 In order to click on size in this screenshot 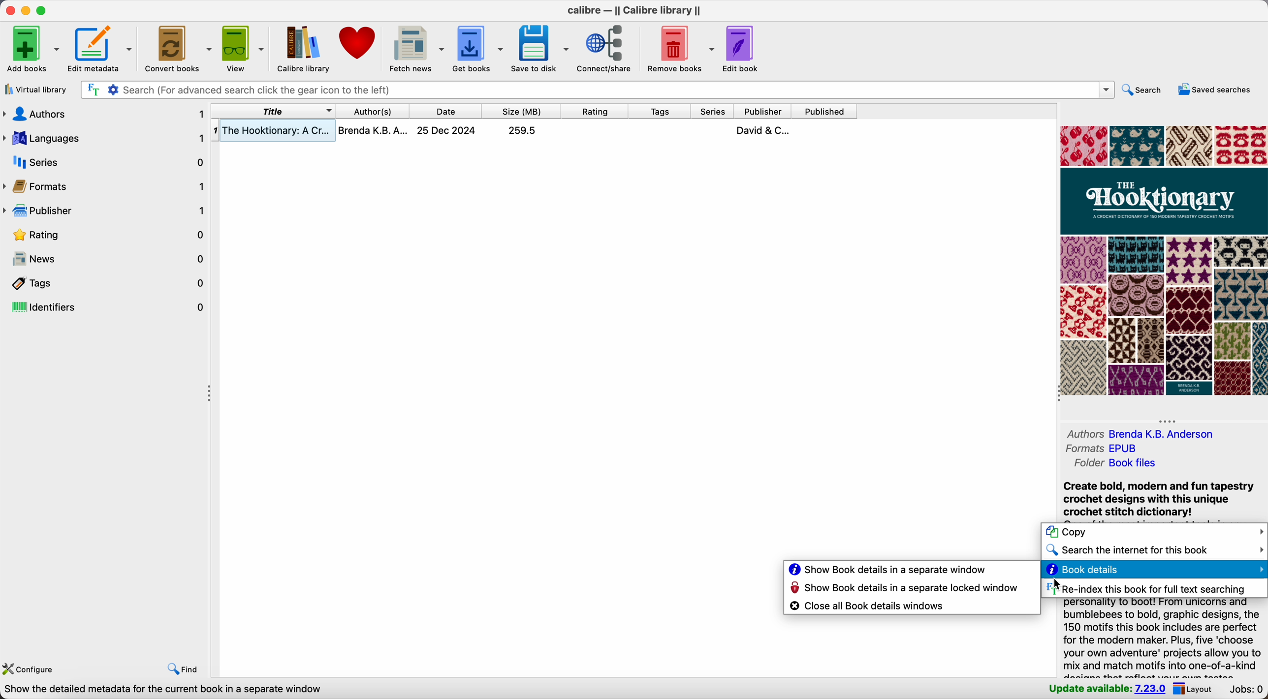, I will do `click(521, 111)`.